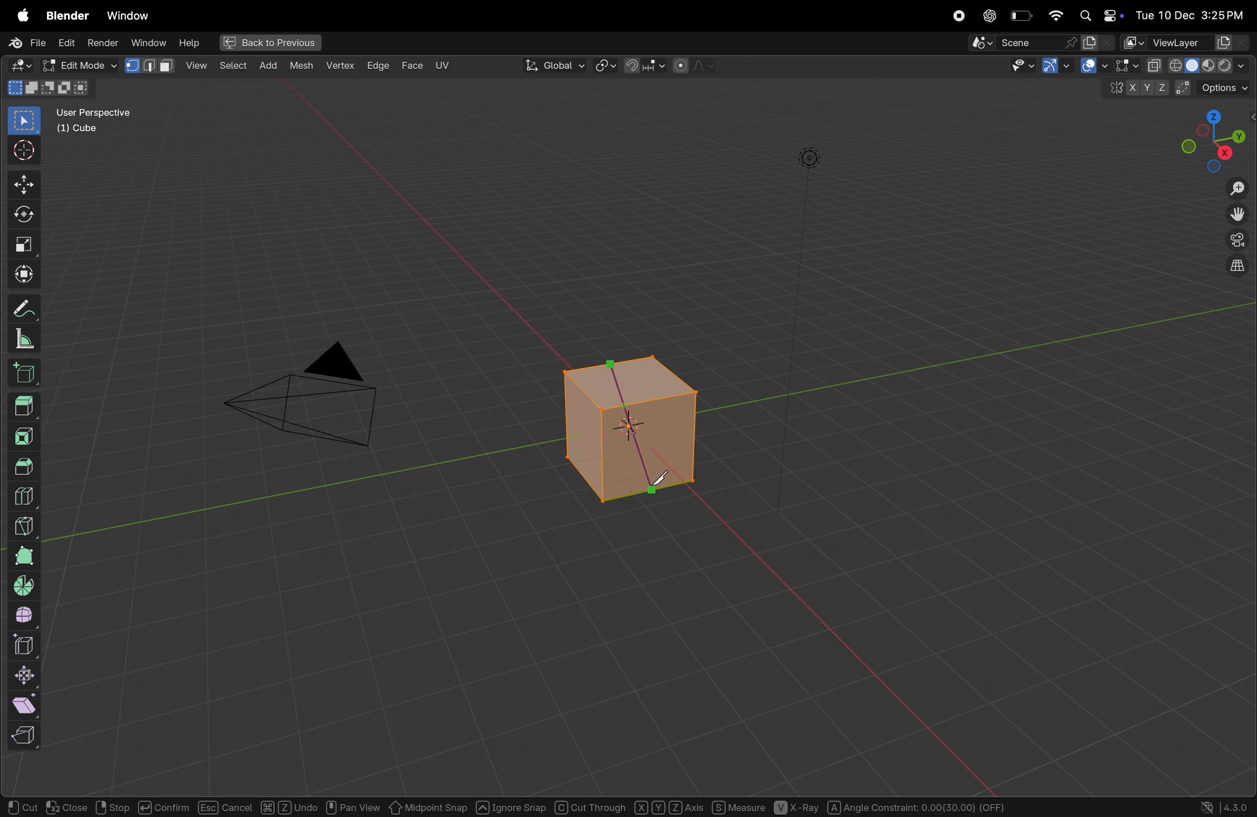 This screenshot has height=817, width=1257. What do you see at coordinates (231, 66) in the screenshot?
I see `add` at bounding box center [231, 66].